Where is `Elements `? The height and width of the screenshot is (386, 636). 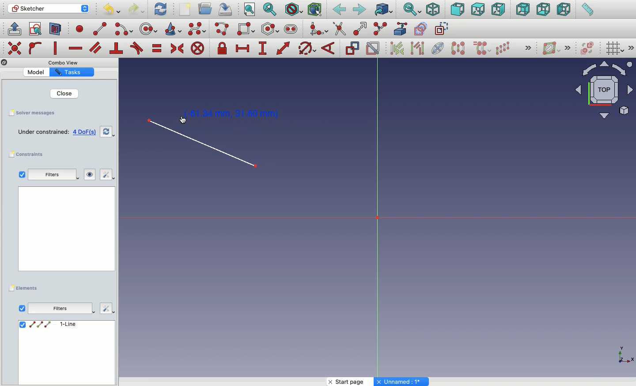 Elements  is located at coordinates (25, 288).